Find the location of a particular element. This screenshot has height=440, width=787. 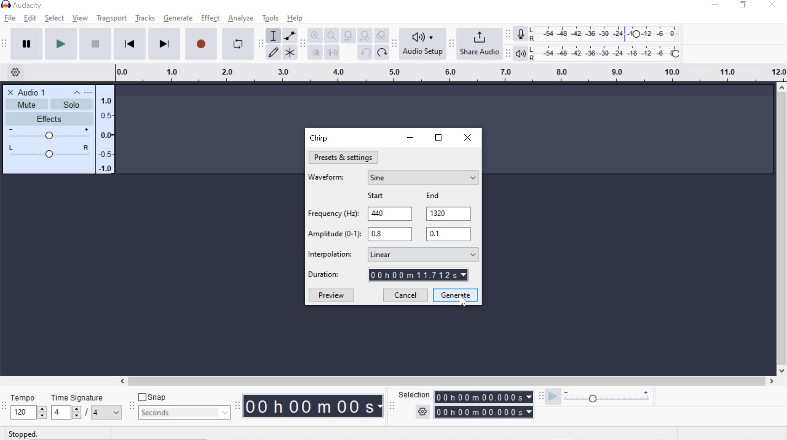

undo is located at coordinates (364, 52).